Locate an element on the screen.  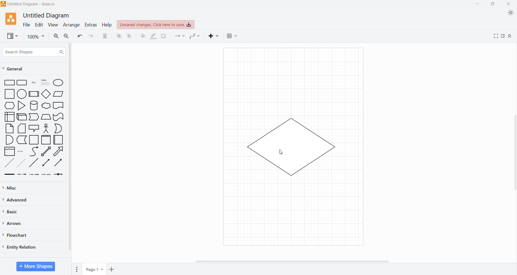
Line is located at coordinates (34, 164).